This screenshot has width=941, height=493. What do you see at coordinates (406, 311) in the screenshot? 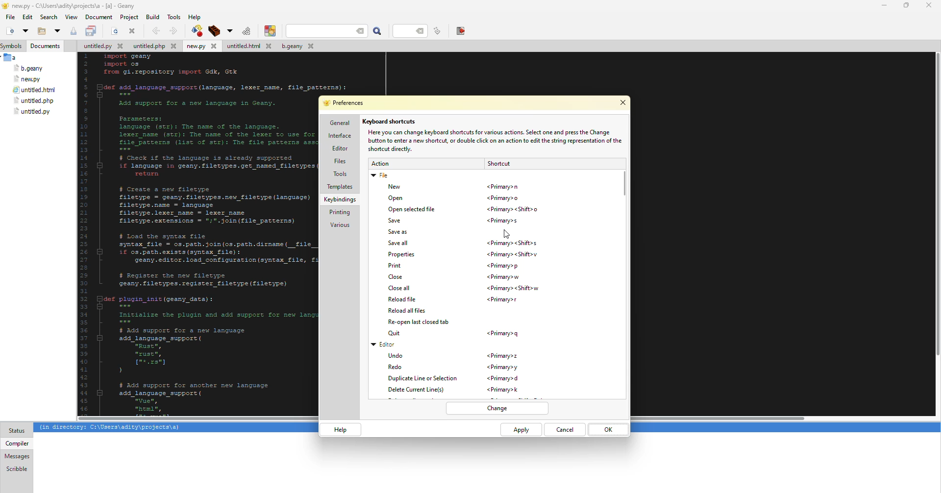
I see `reload all` at bounding box center [406, 311].